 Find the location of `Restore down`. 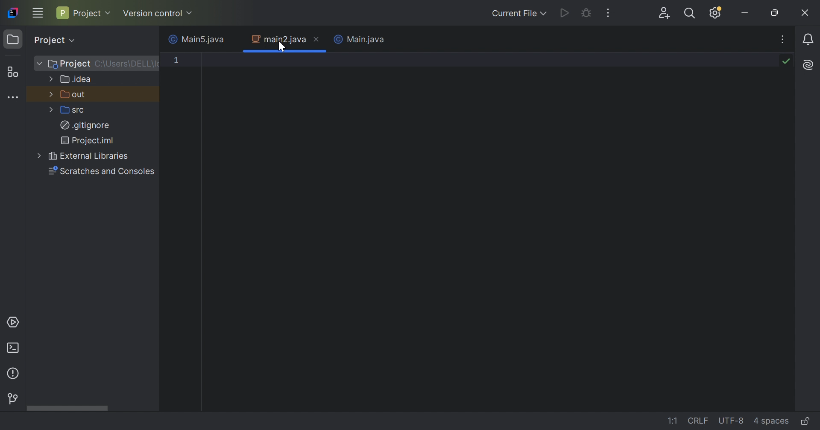

Restore down is located at coordinates (775, 13).